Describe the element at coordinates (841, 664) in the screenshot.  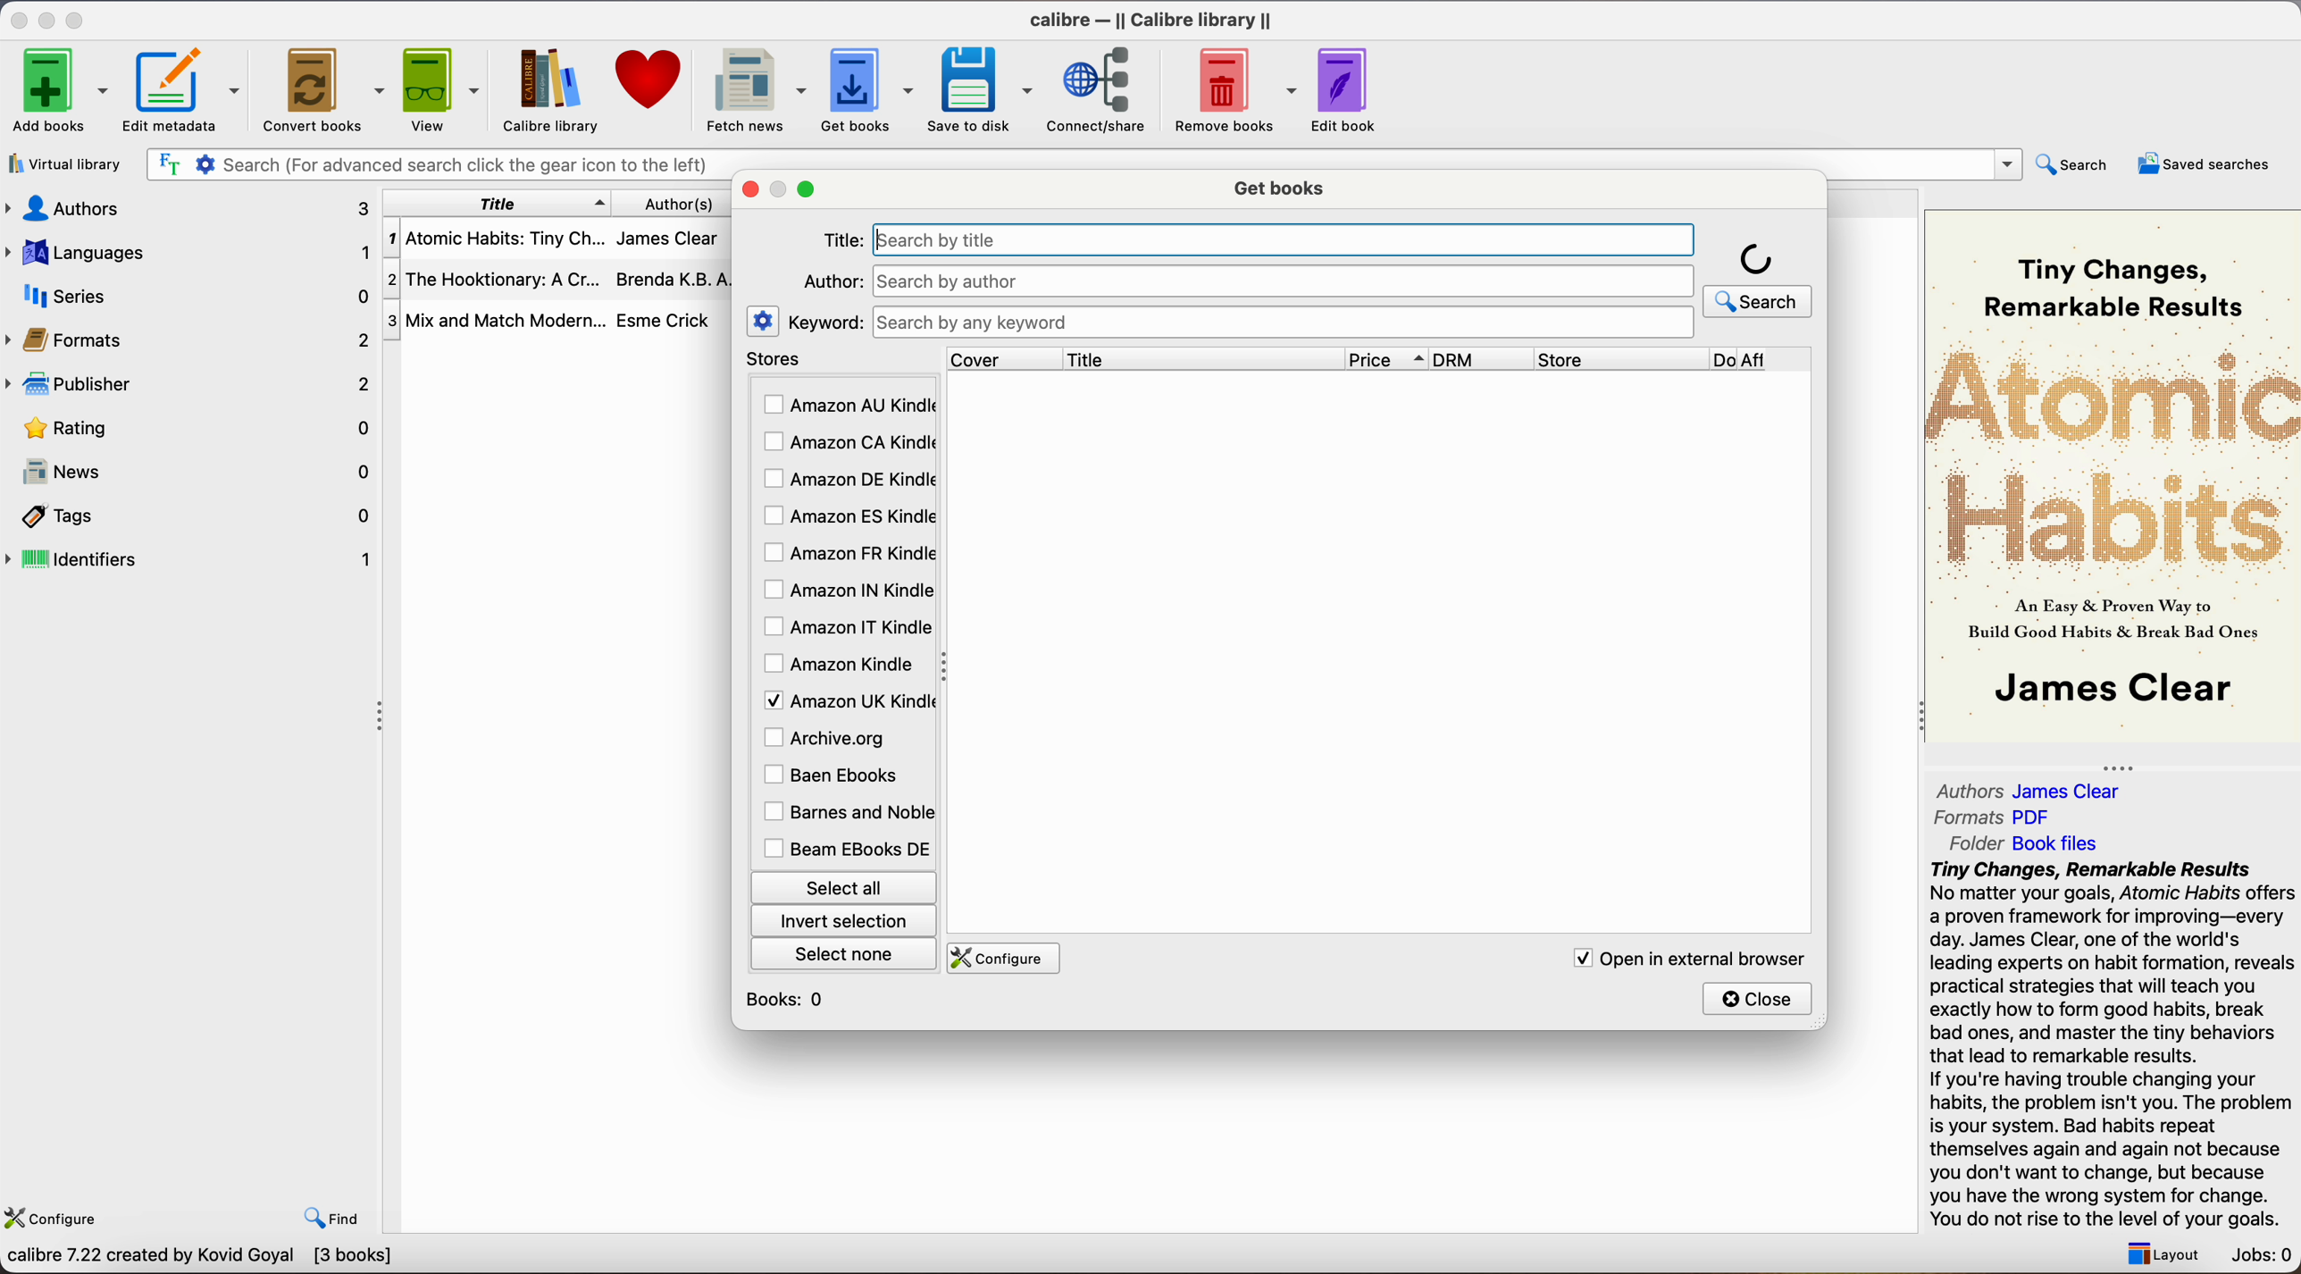
I see `Amazon Kindle` at that location.